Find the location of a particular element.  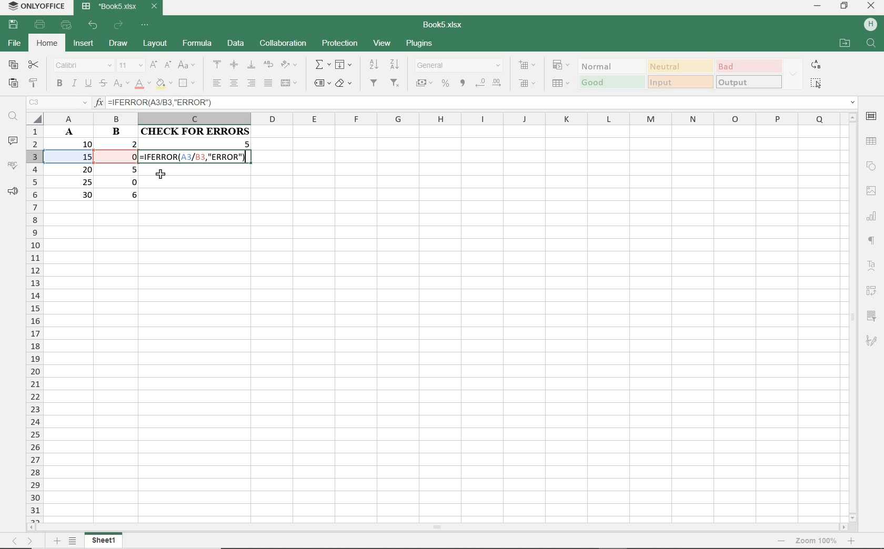

SLICER is located at coordinates (871, 316).